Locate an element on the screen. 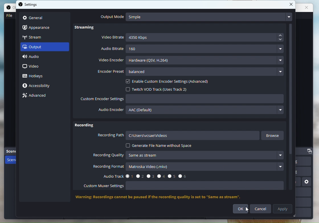  Recording path is located at coordinates (178, 136).